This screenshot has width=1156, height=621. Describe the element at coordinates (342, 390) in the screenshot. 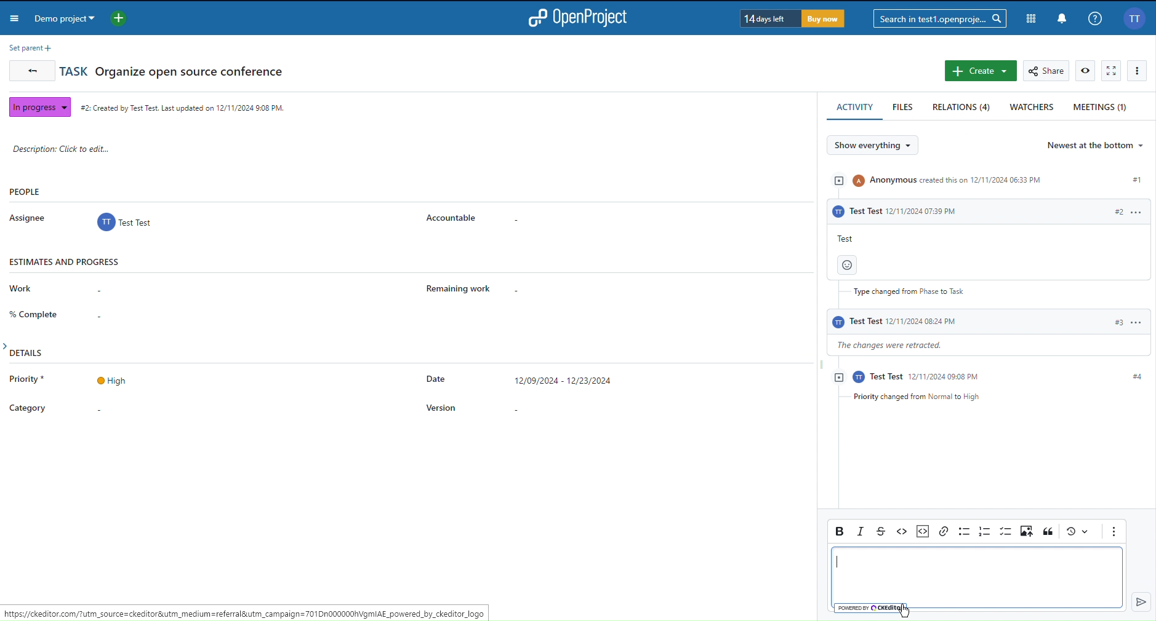

I see `Details` at that location.